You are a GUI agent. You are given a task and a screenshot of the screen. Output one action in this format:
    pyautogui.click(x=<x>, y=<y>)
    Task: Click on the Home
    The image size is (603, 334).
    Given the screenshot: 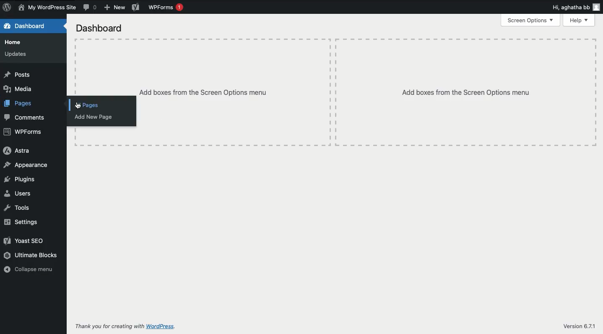 What is the action you would take?
    pyautogui.click(x=14, y=42)
    